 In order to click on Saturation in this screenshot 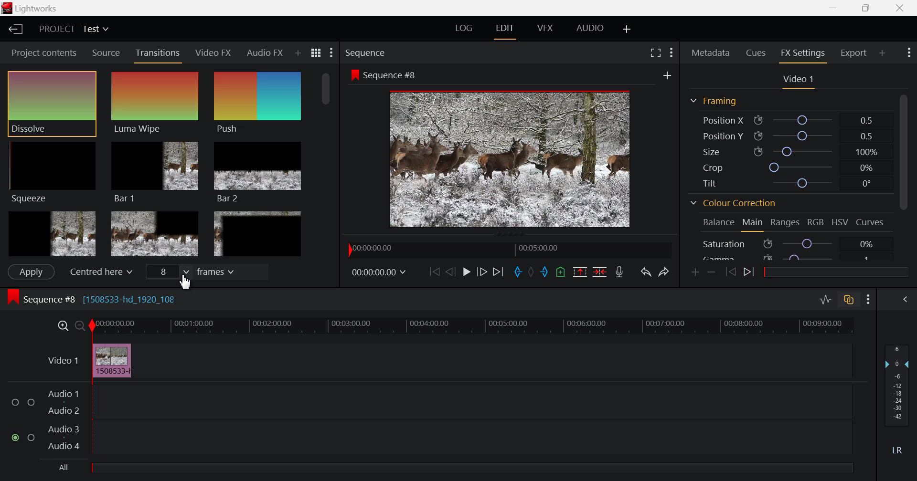, I will do `click(790, 243)`.